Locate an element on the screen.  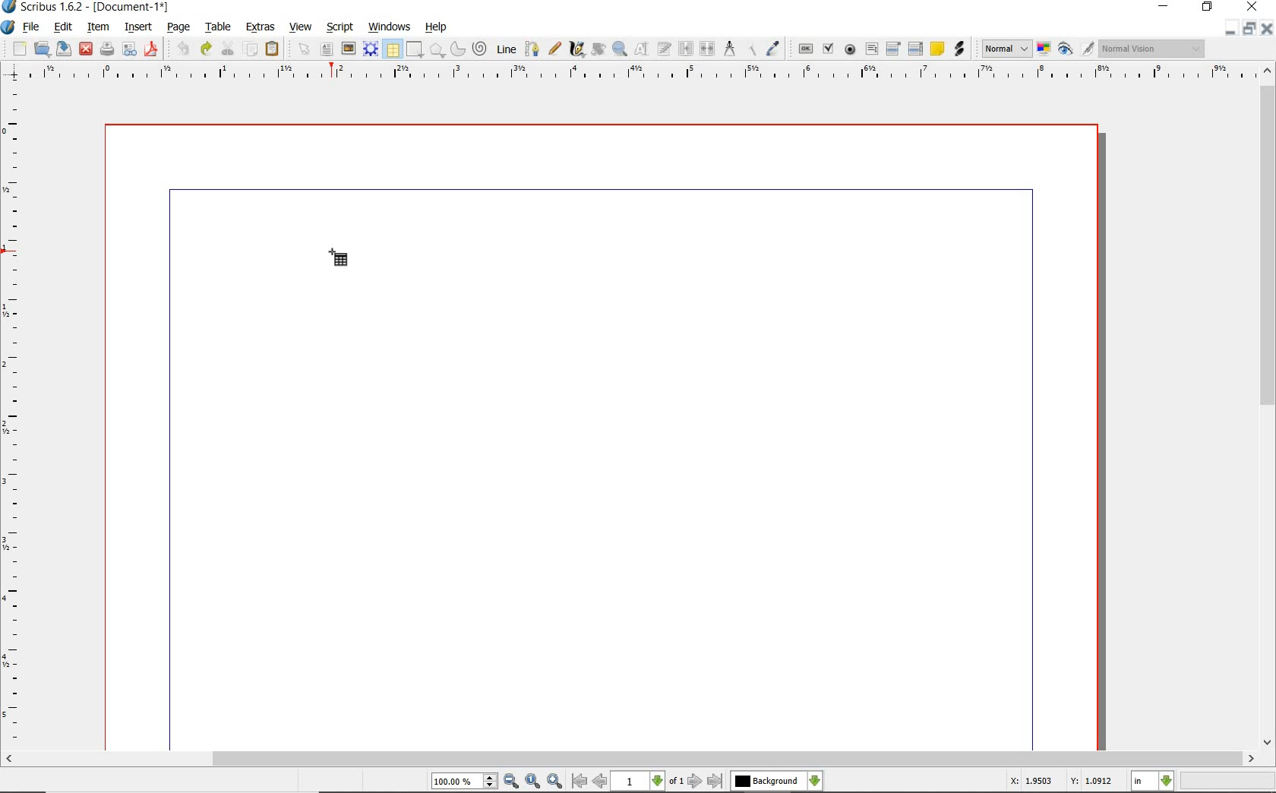
line is located at coordinates (507, 48).